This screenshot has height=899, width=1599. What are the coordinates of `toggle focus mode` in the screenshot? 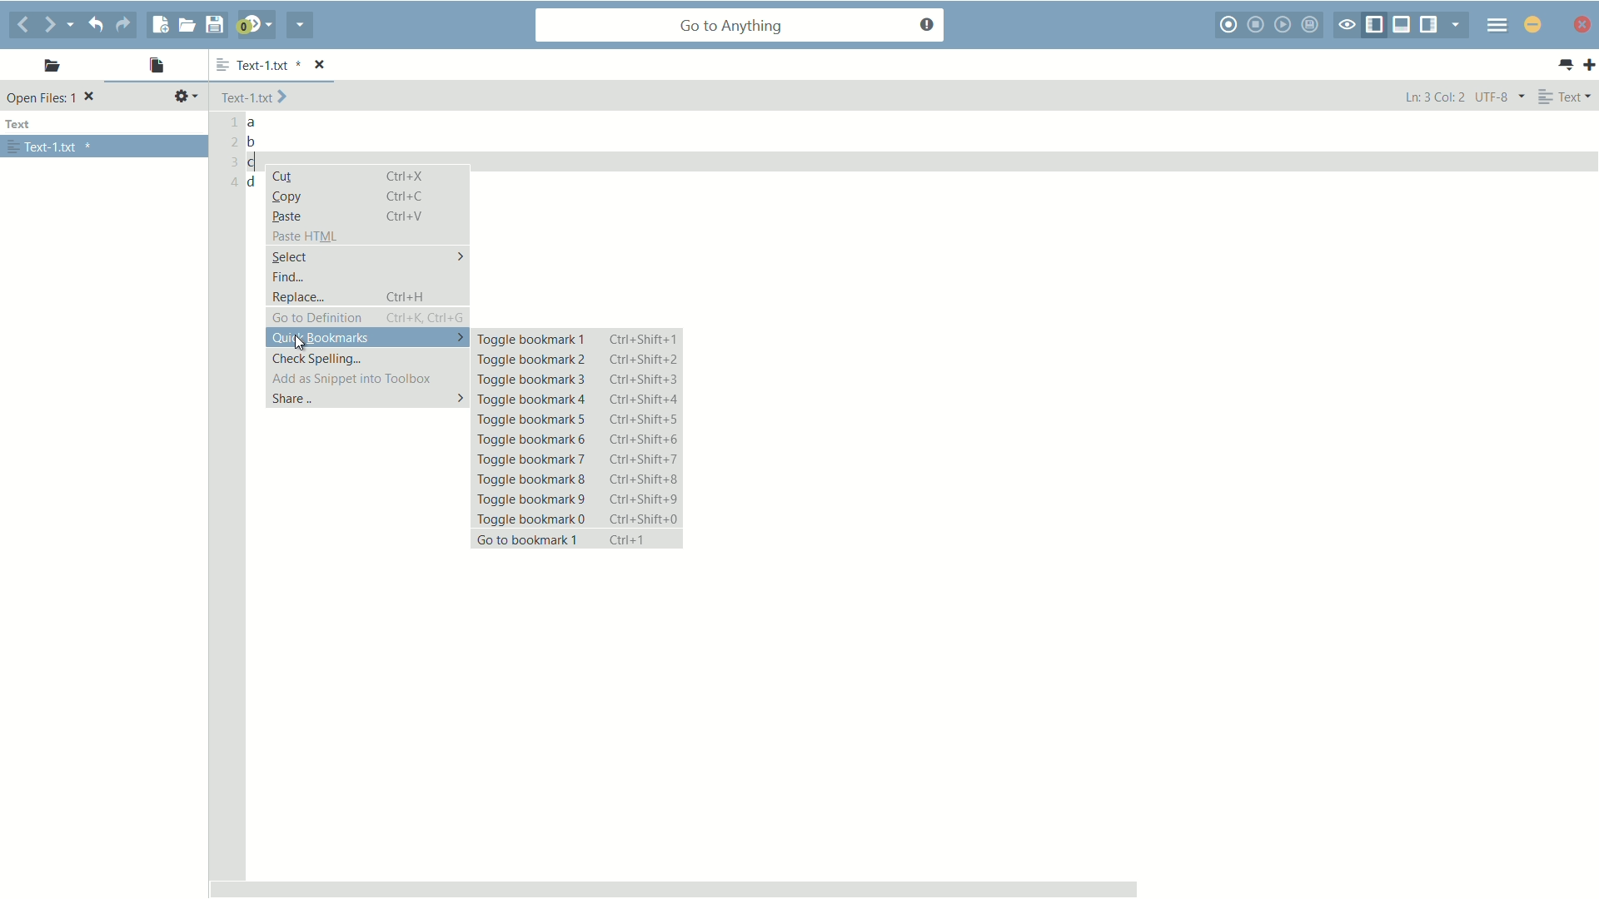 It's located at (1347, 26).